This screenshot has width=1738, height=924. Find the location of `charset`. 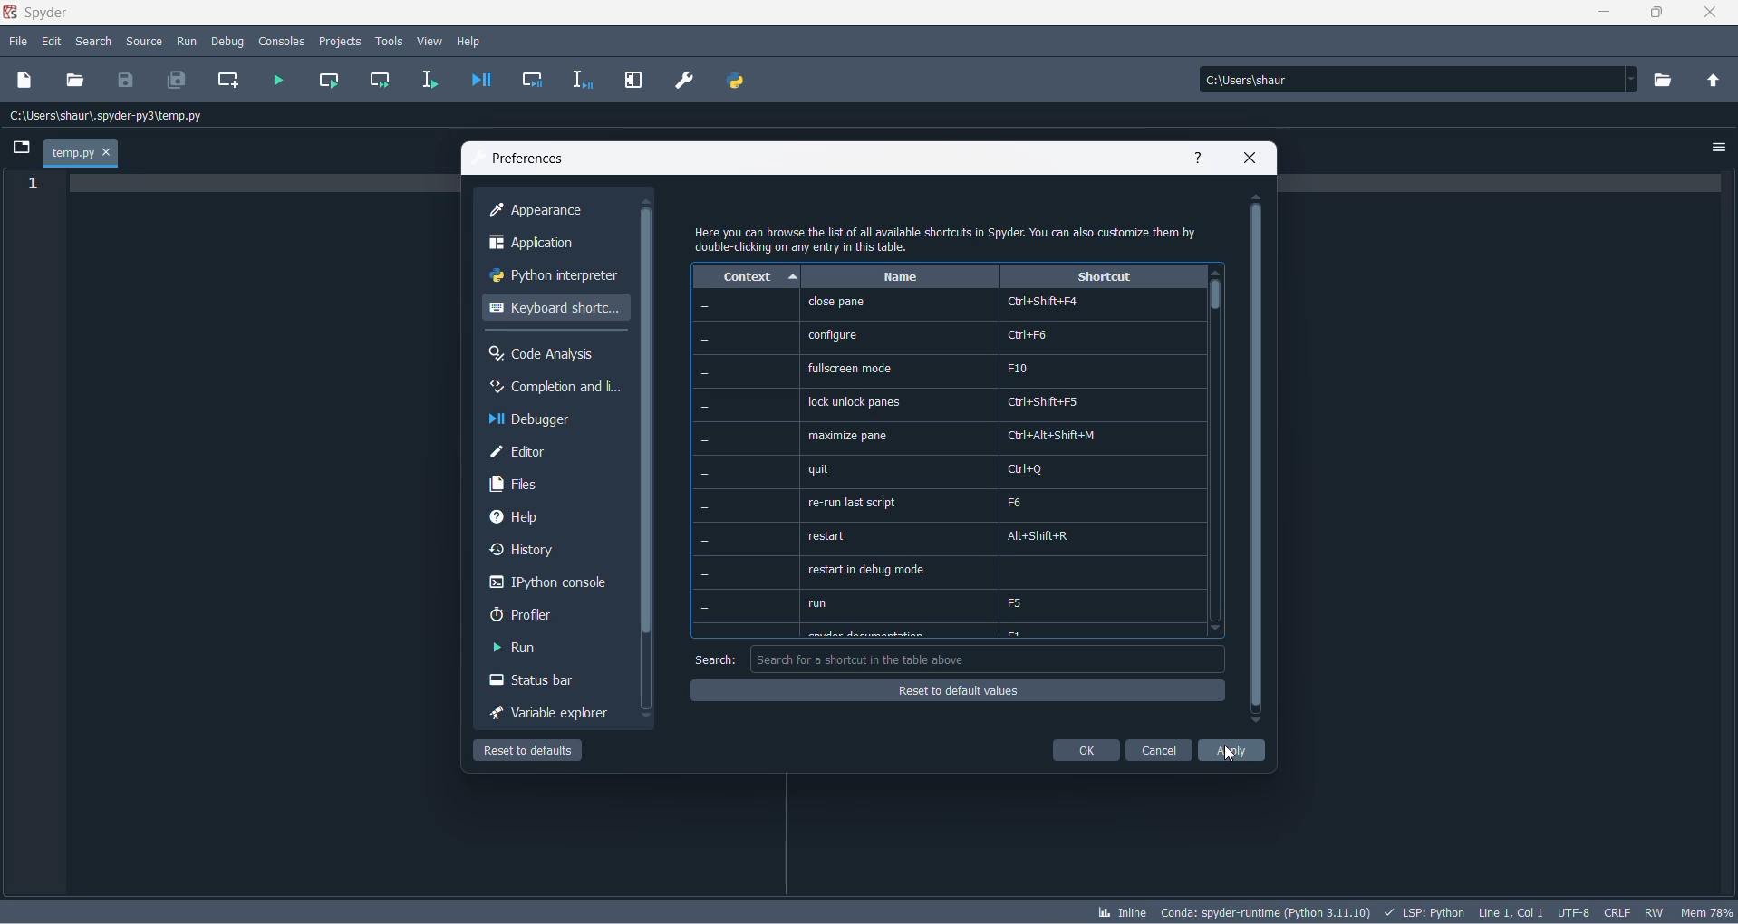

charset is located at coordinates (1573, 910).